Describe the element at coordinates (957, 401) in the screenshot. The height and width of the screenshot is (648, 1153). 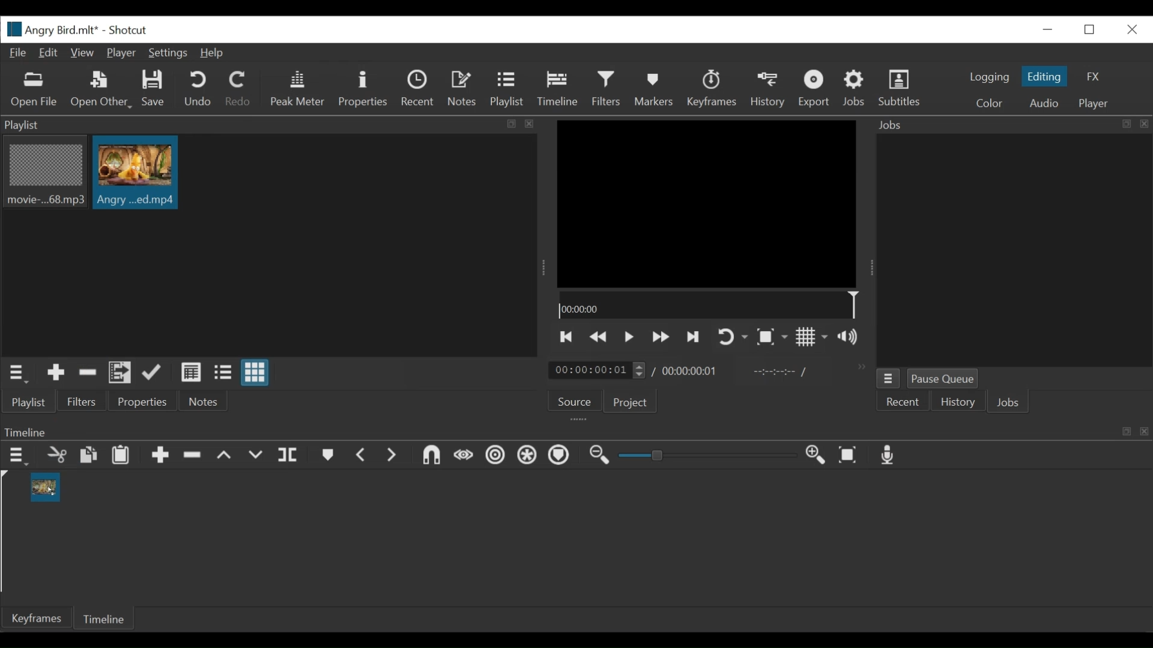
I see `History` at that location.